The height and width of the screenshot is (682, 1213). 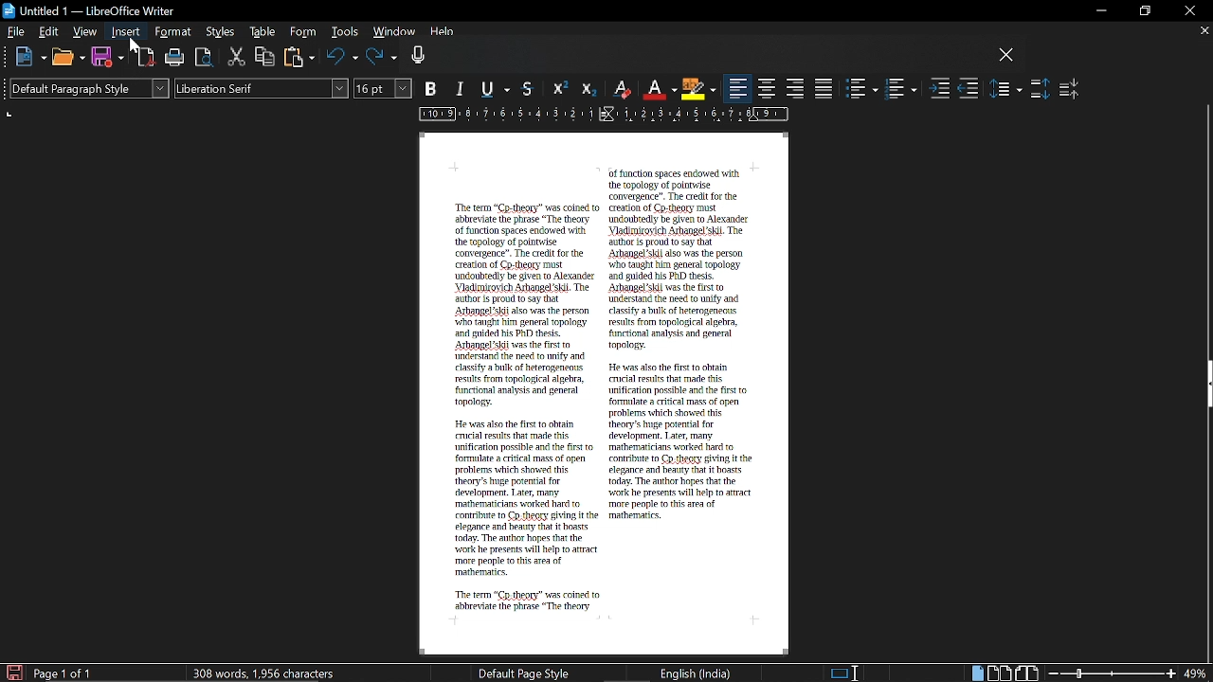 What do you see at coordinates (342, 58) in the screenshot?
I see `Undo` at bounding box center [342, 58].